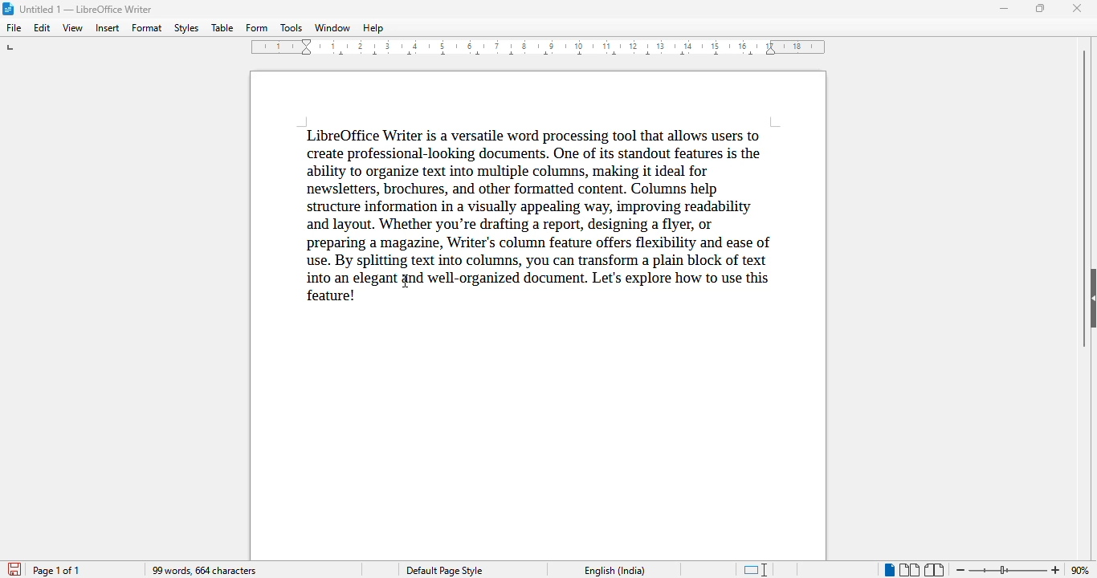  What do you see at coordinates (9, 9) in the screenshot?
I see `LibreOffice logo` at bounding box center [9, 9].